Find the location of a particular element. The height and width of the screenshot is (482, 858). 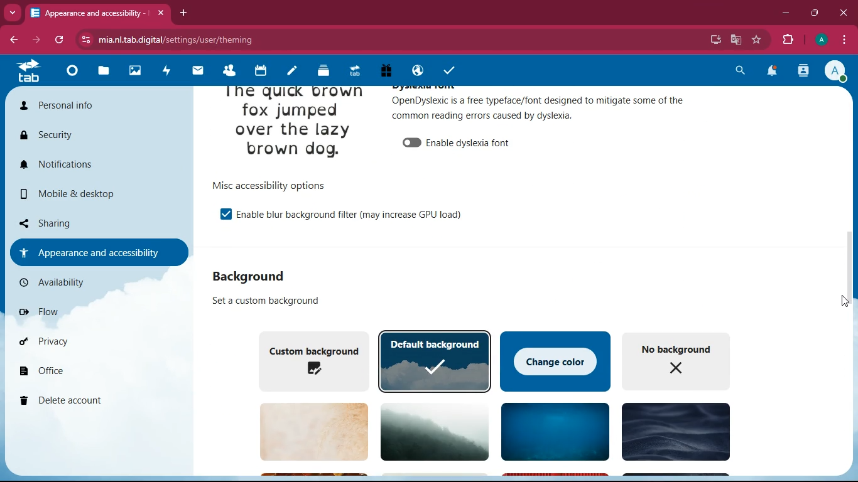

no background is located at coordinates (676, 360).